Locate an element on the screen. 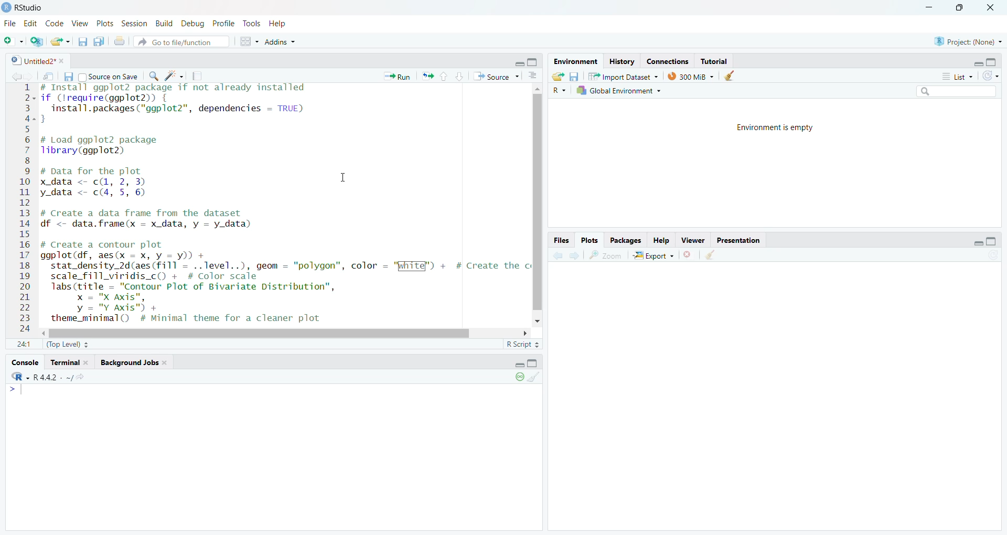  maximize is located at coordinates (958, 8).